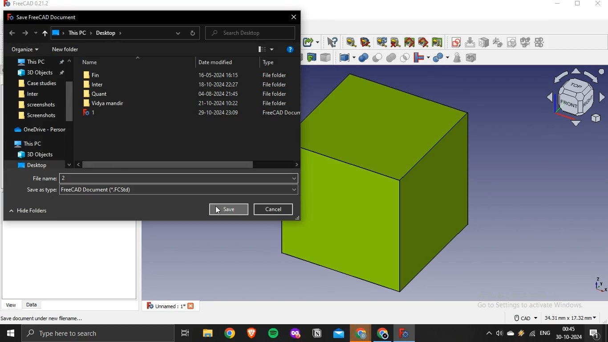  What do you see at coordinates (186, 74) in the screenshot?
I see ` Fin ` at bounding box center [186, 74].